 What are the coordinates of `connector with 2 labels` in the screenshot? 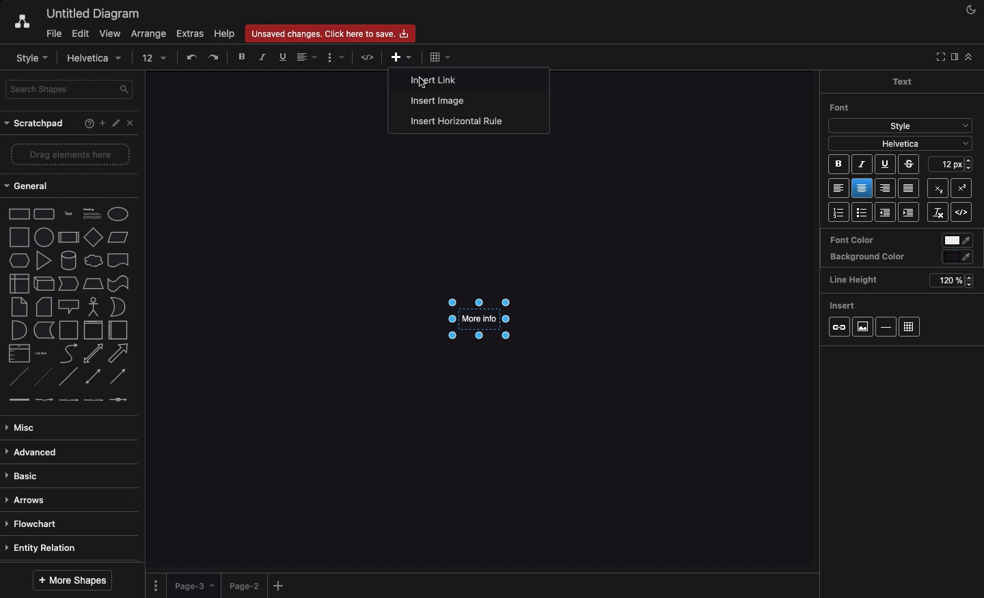 It's located at (68, 400).